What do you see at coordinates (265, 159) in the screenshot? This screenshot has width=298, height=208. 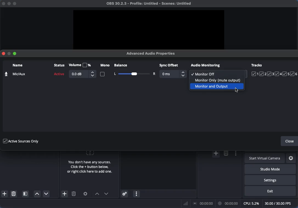 I see `Start virtual camera` at bounding box center [265, 159].